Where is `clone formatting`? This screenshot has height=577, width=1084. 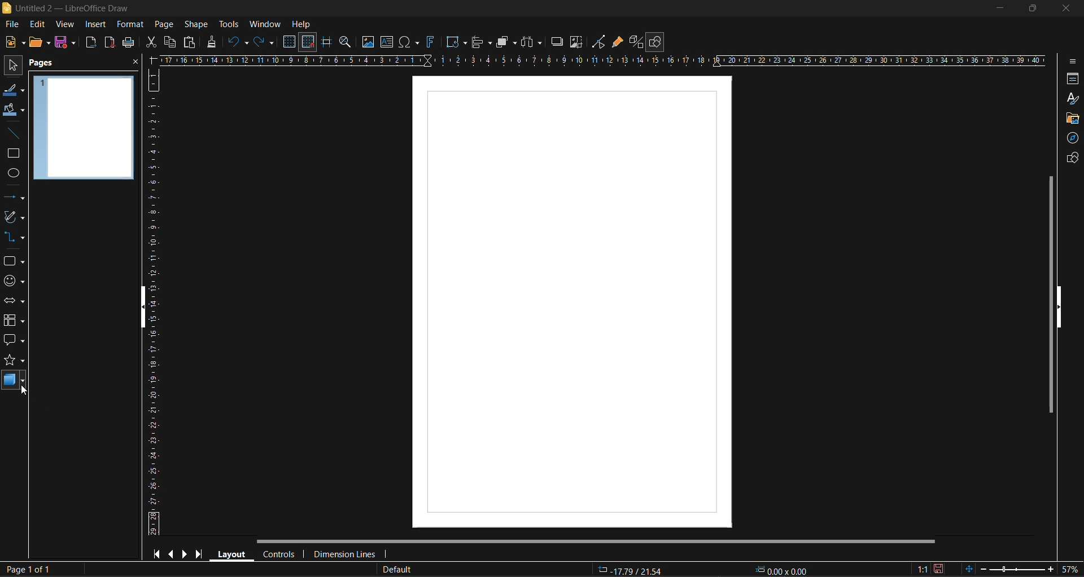 clone formatting is located at coordinates (212, 42).